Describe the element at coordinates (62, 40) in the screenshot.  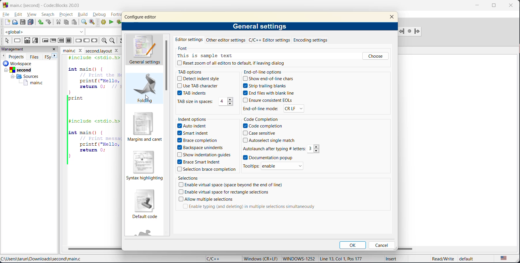
I see `counting loop` at that location.